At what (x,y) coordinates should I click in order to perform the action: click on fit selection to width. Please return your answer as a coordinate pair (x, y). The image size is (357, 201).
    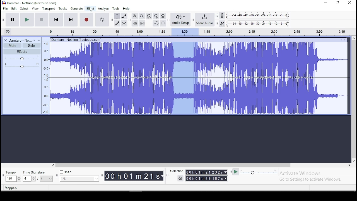
    Looking at the image, I should click on (149, 16).